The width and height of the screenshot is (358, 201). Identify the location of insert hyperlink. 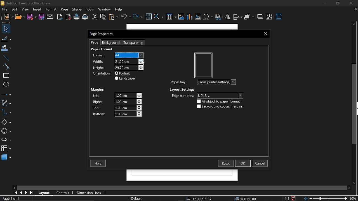
(219, 16).